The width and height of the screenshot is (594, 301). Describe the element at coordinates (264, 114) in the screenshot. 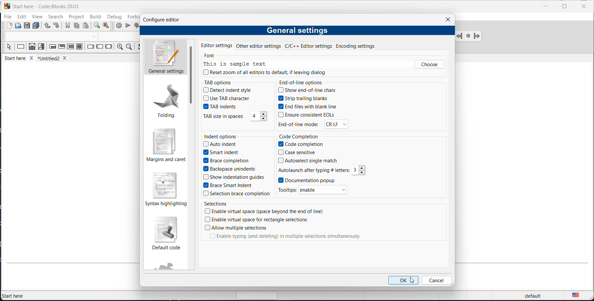

I see `increment tab size n spaces` at that location.